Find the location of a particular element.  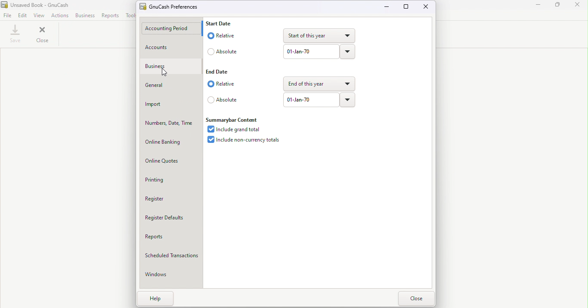

Numbers, Date, Time is located at coordinates (171, 124).